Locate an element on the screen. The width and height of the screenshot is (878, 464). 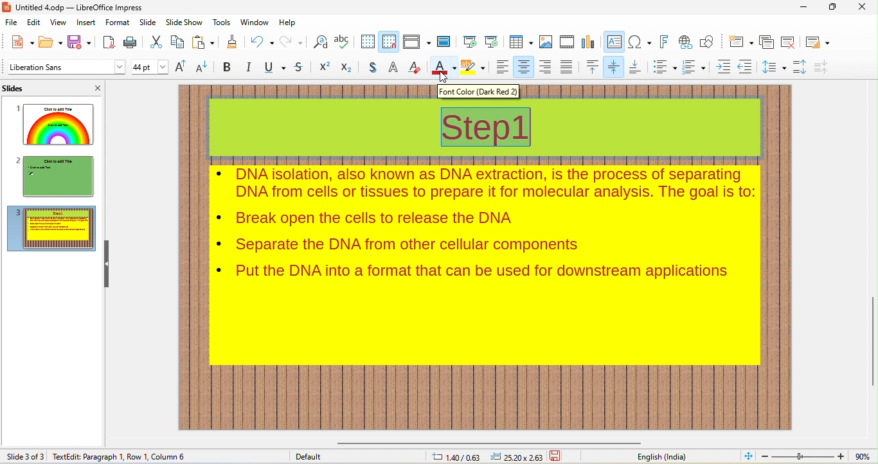
start from beginning is located at coordinates (468, 40).